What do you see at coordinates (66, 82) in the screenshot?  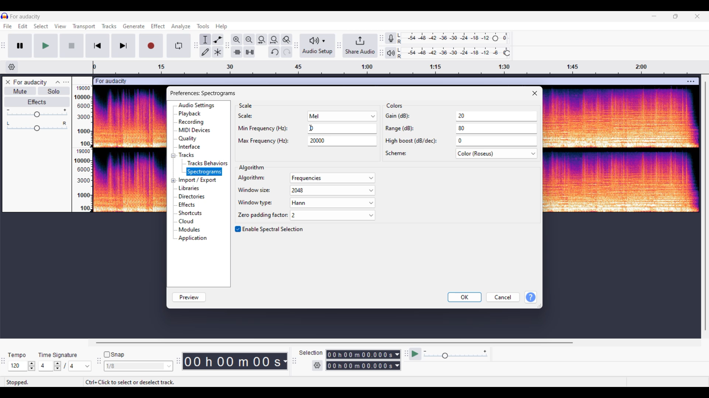 I see `Open menu` at bounding box center [66, 82].